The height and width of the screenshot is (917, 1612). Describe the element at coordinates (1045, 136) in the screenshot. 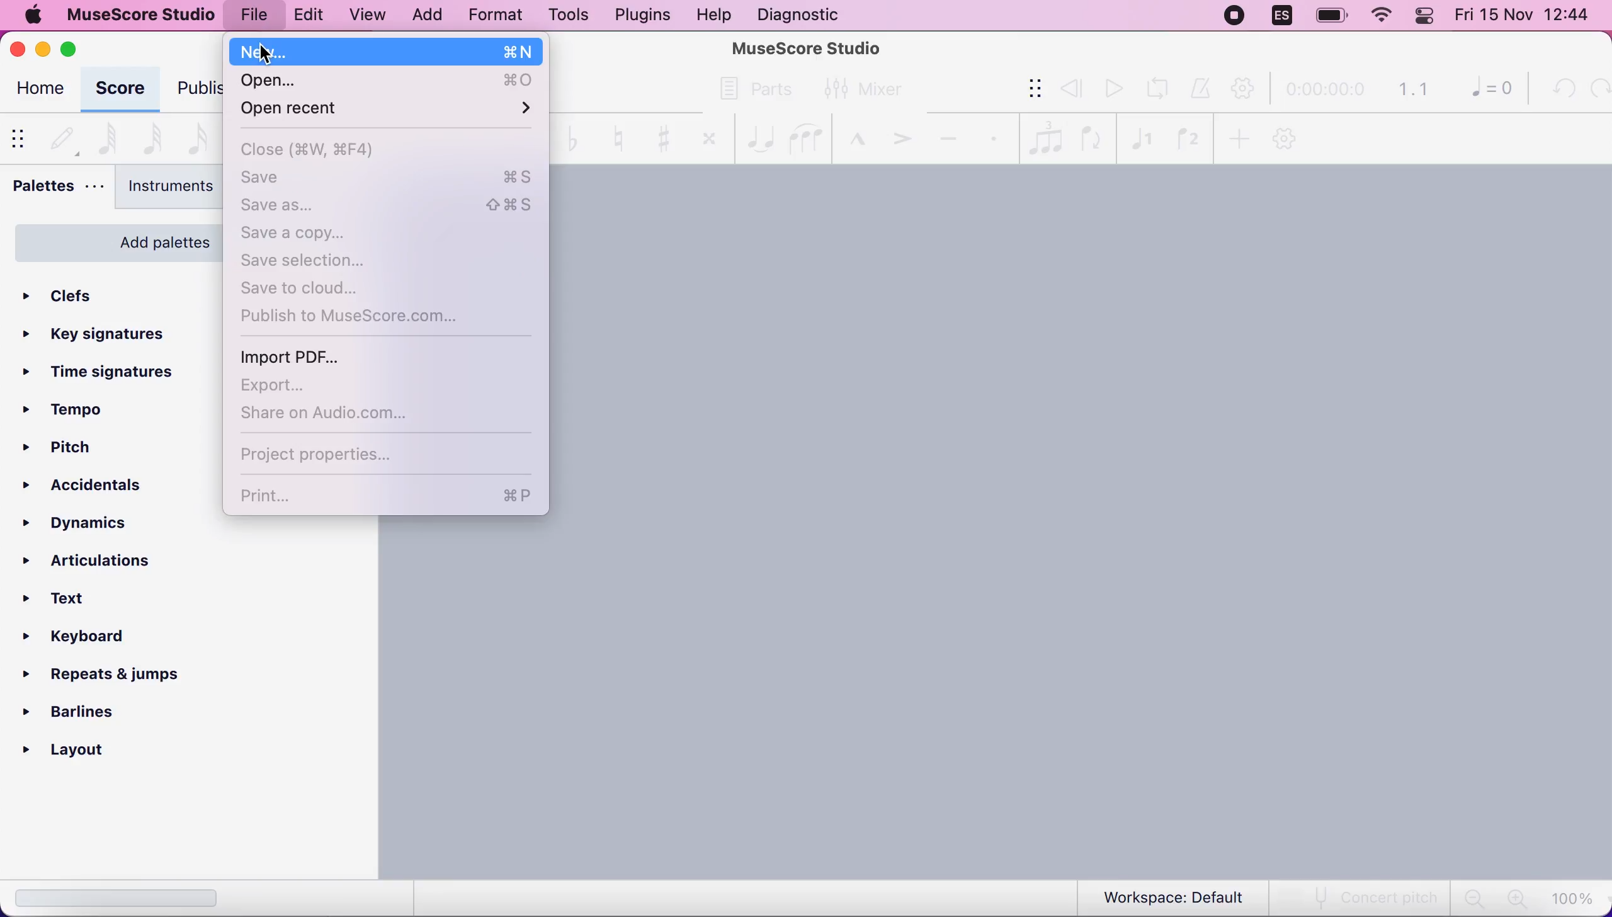

I see `tules` at that location.